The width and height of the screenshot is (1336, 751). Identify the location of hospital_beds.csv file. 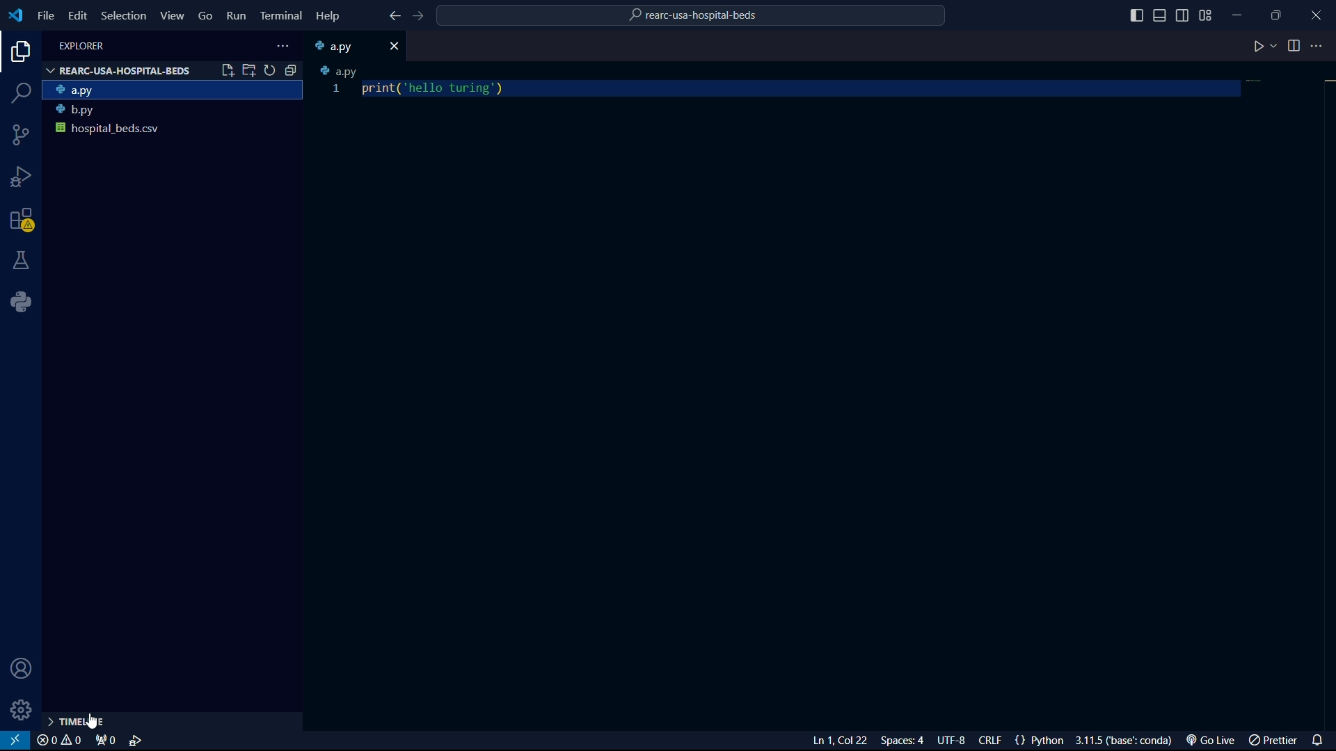
(173, 132).